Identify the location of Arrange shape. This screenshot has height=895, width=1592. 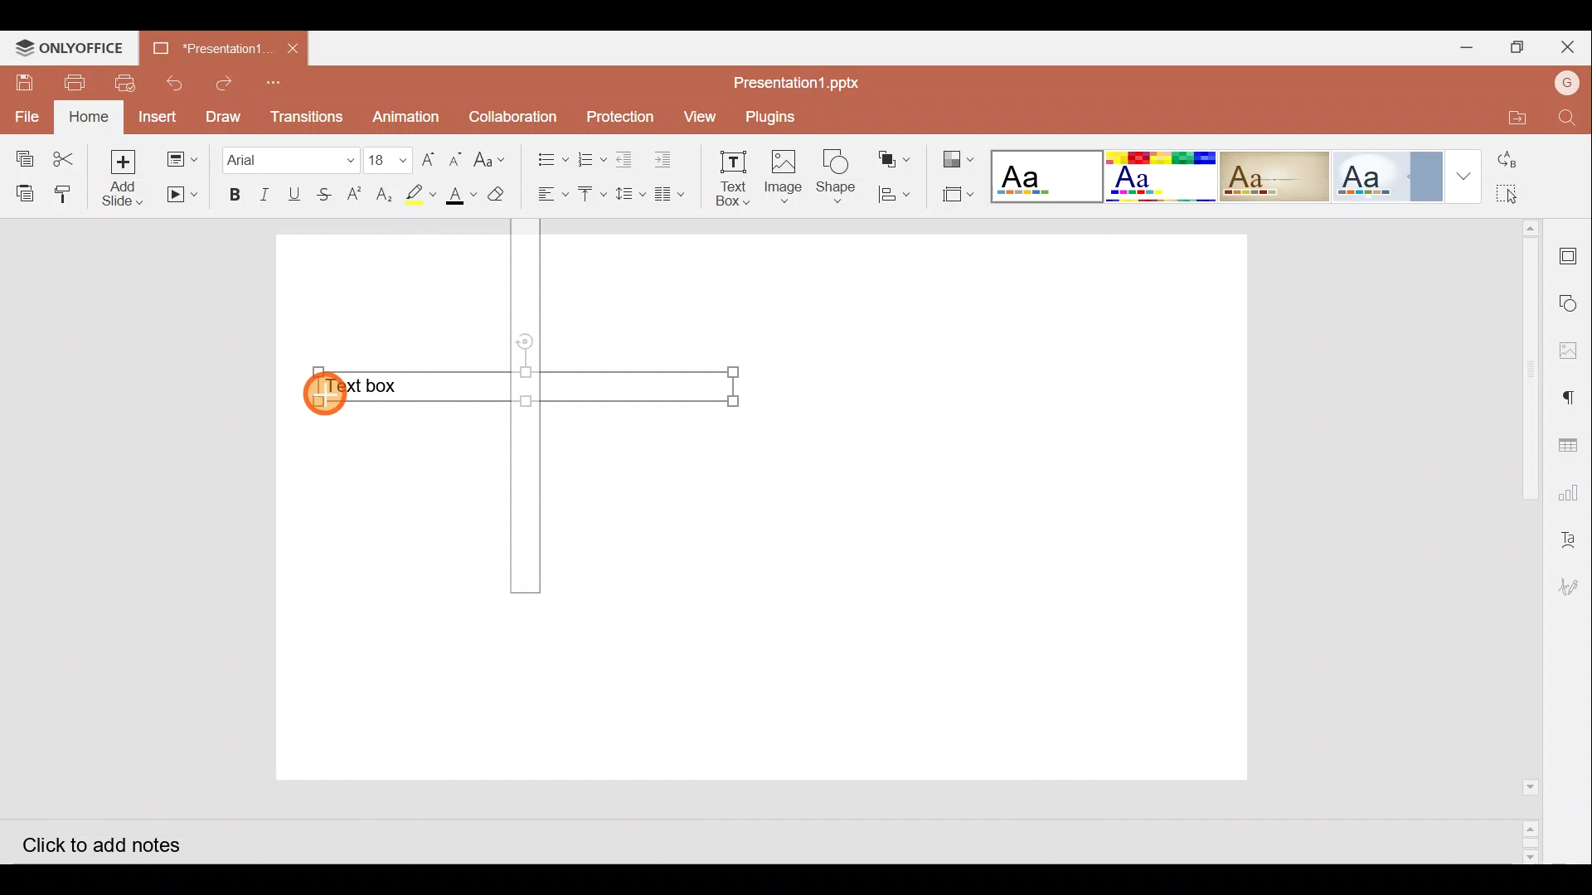
(896, 159).